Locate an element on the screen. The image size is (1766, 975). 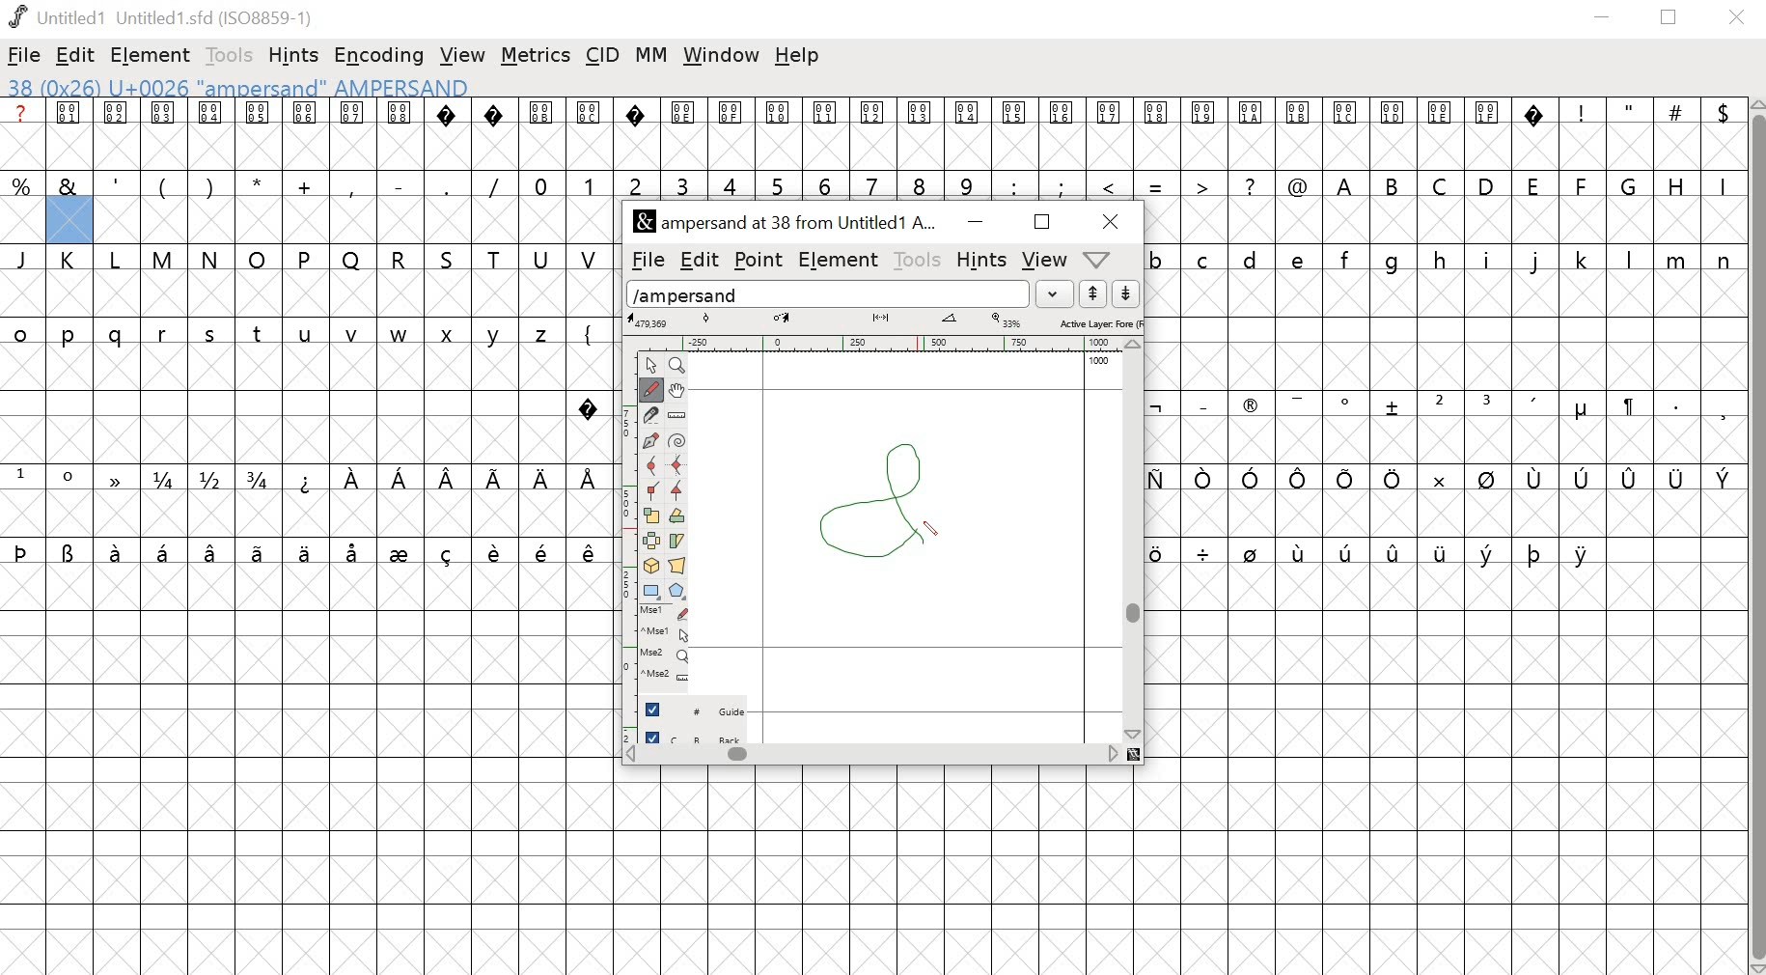
1/4 is located at coordinates (167, 480).